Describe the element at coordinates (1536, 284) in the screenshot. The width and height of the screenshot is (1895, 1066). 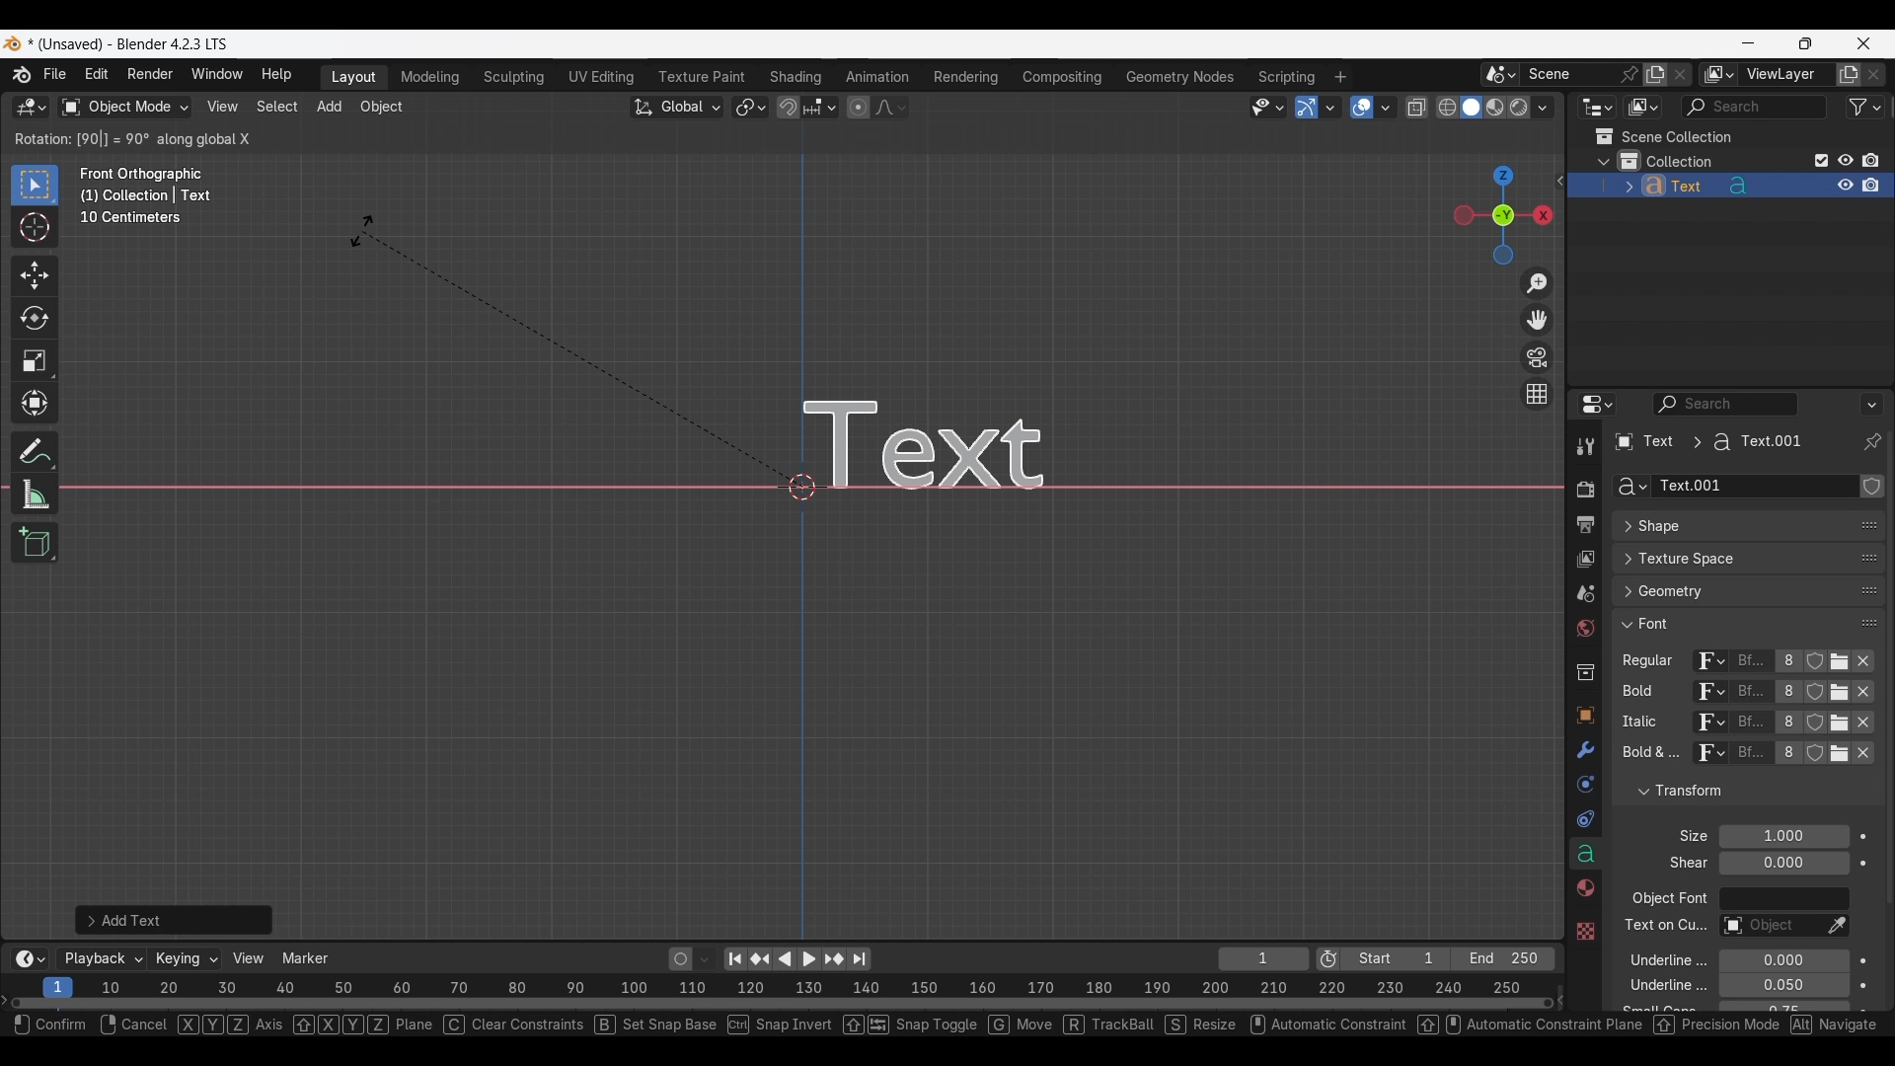
I see `Zoom in/out in the view` at that location.